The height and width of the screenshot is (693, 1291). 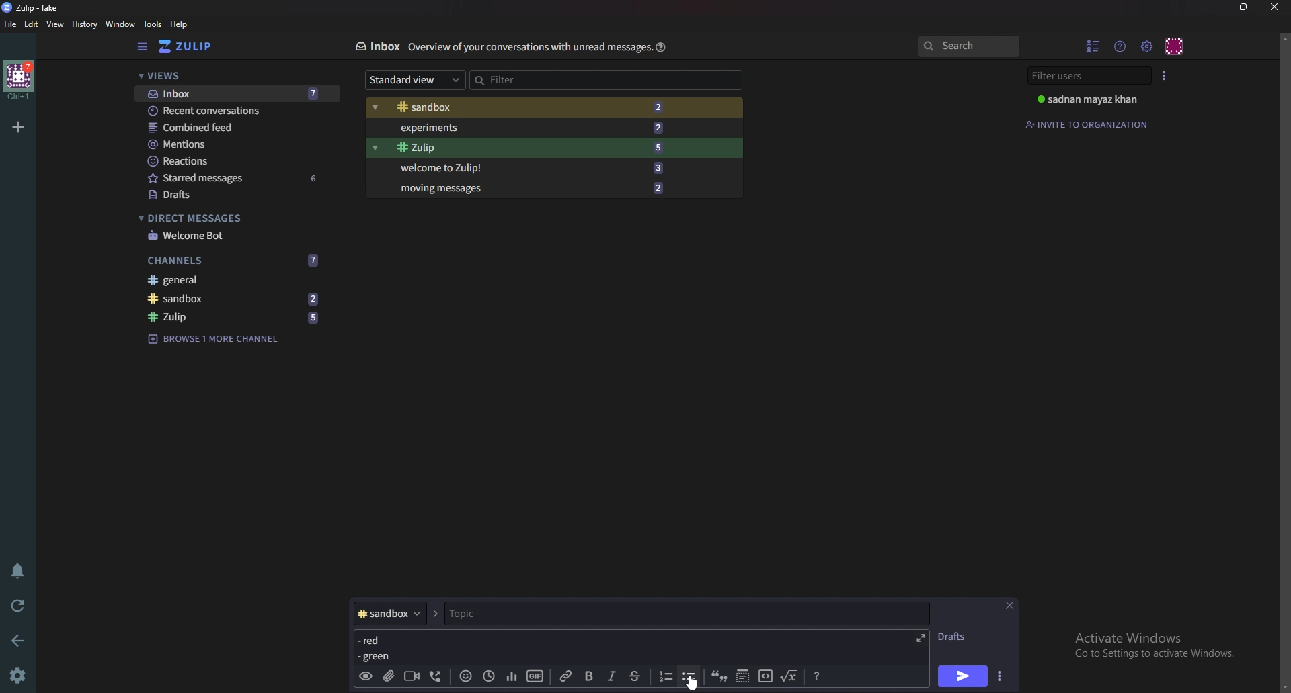 What do you see at coordinates (662, 46) in the screenshot?
I see `Help` at bounding box center [662, 46].